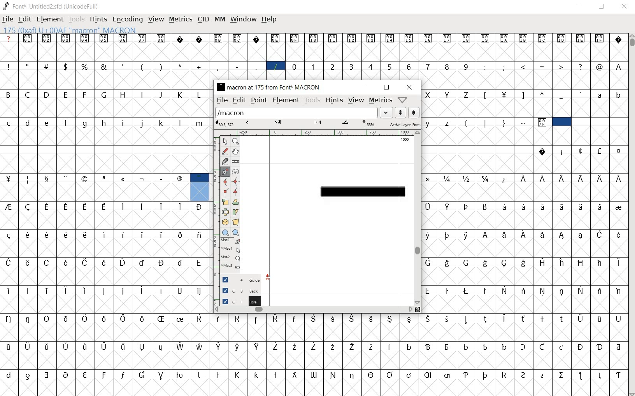 The width and height of the screenshot is (635, 396). Describe the element at coordinates (51, 19) in the screenshot. I see `element` at that location.